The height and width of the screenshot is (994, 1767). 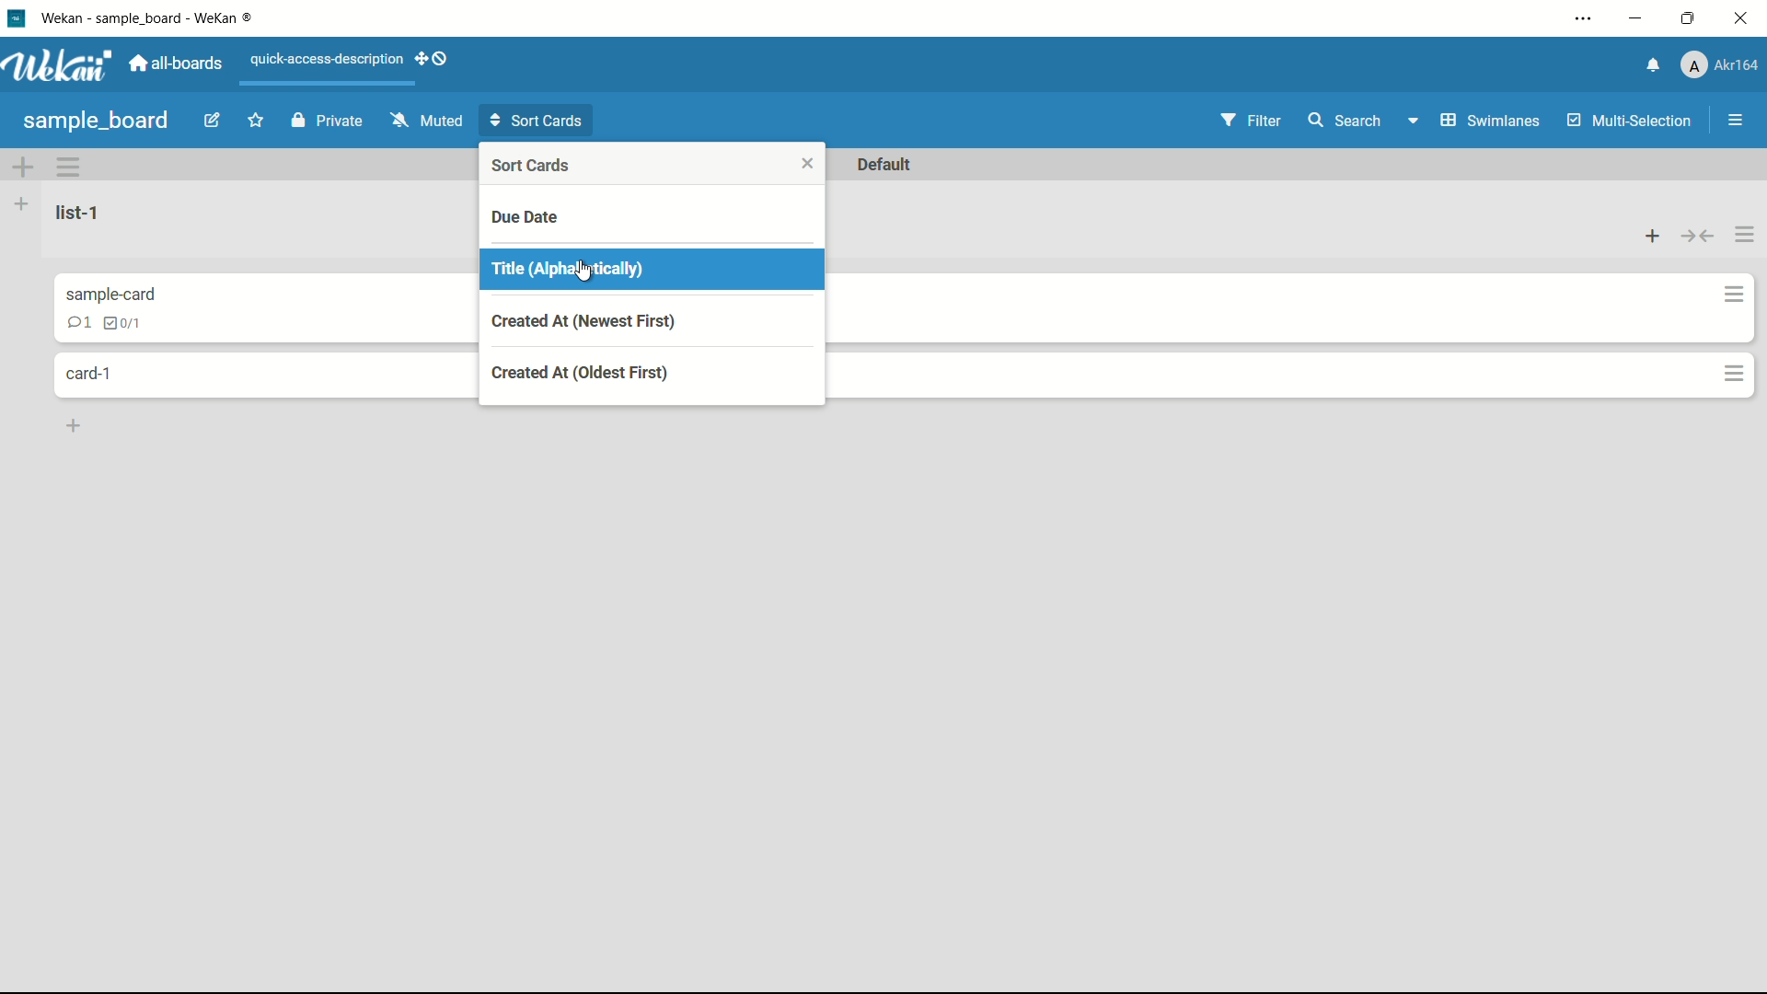 What do you see at coordinates (540, 119) in the screenshot?
I see `sort cards` at bounding box center [540, 119].